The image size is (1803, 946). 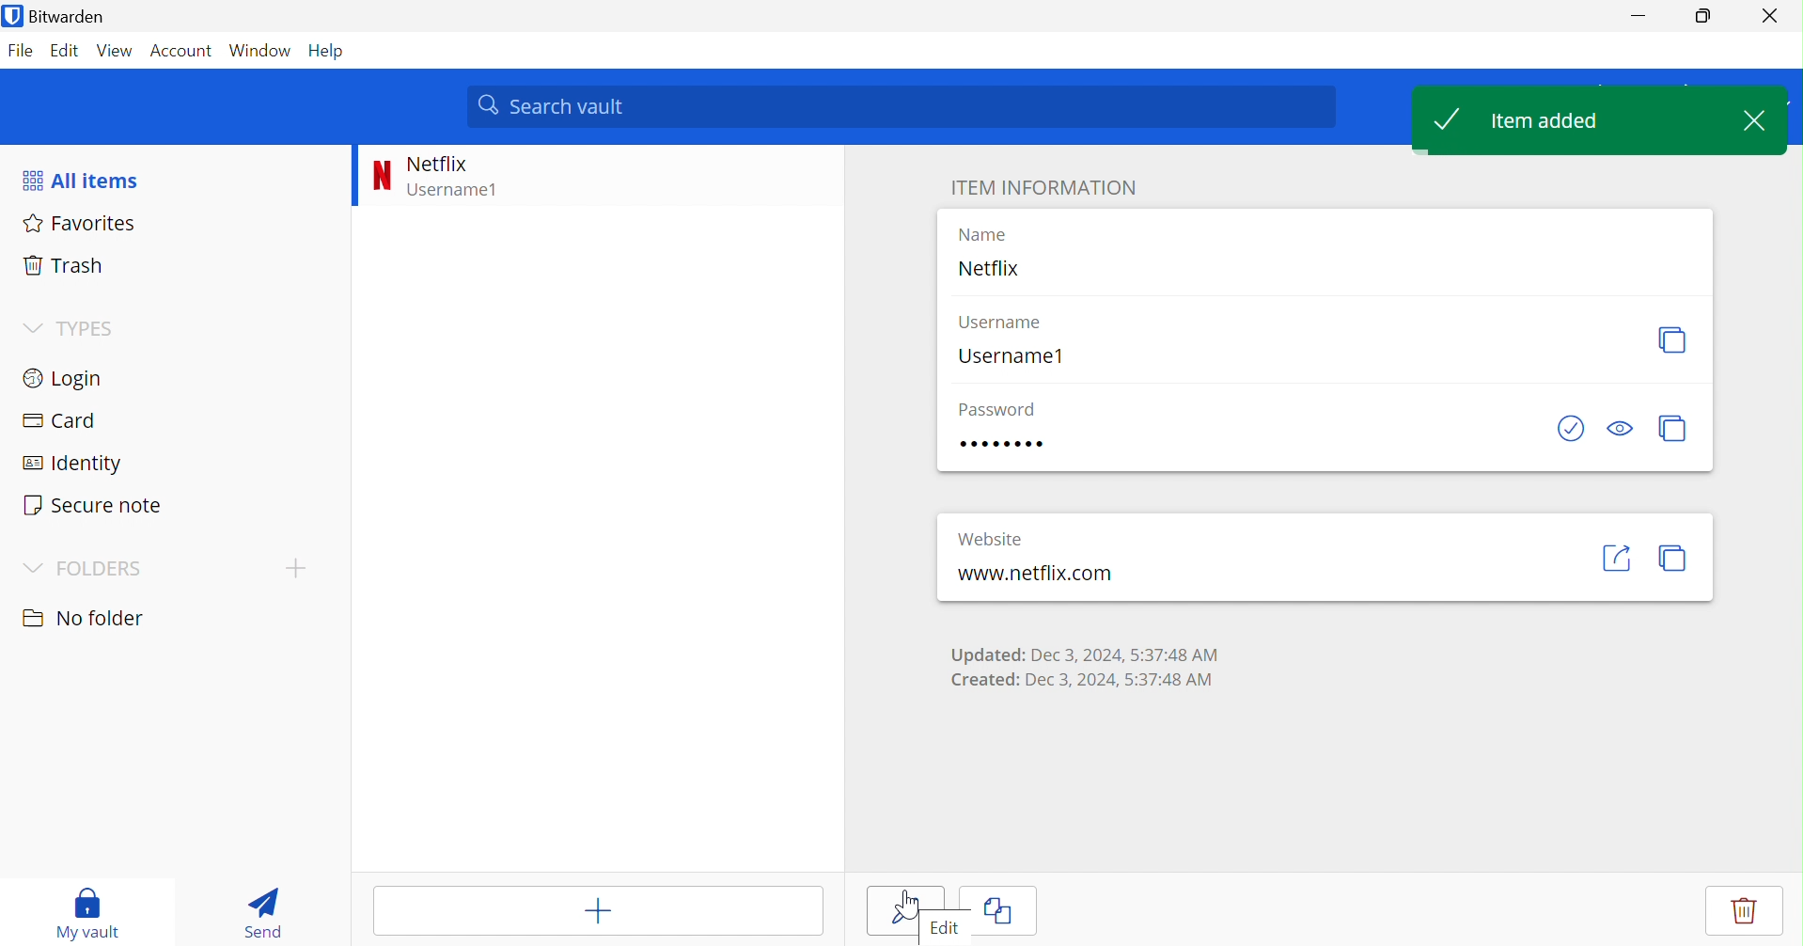 I want to click on Favorites, so click(x=80, y=223).